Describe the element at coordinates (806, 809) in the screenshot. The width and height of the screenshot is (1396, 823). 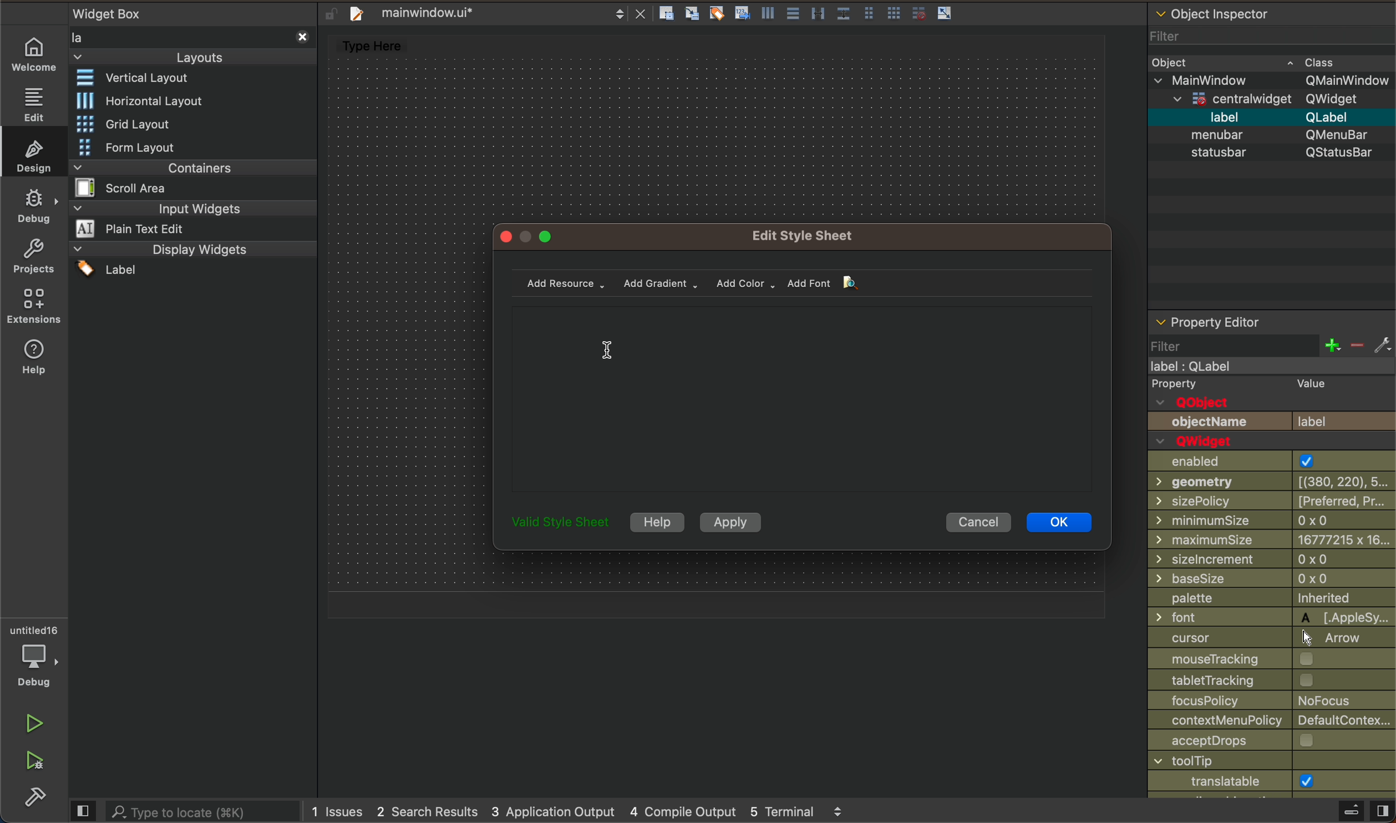
I see `5 terminal` at that location.